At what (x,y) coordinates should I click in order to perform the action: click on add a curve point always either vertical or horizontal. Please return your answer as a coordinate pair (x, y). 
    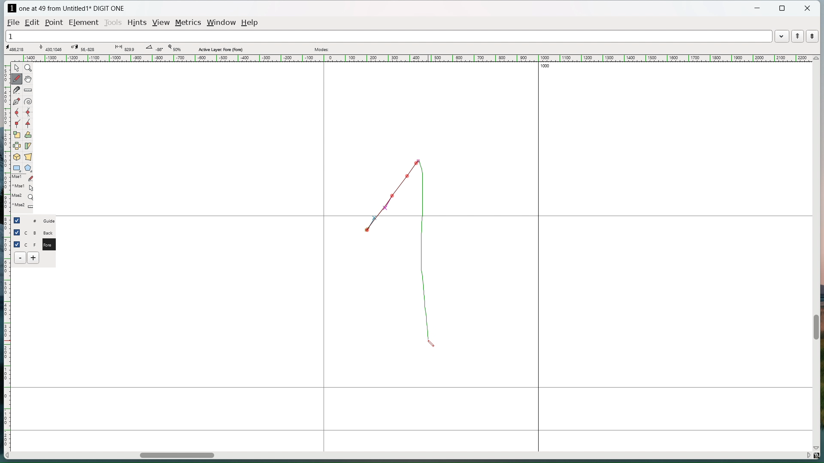
    Looking at the image, I should click on (28, 113).